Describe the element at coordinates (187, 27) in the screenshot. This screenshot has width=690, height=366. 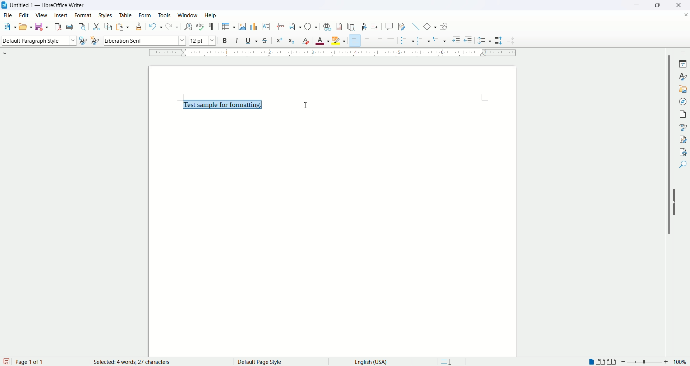
I see `find and replace` at that location.